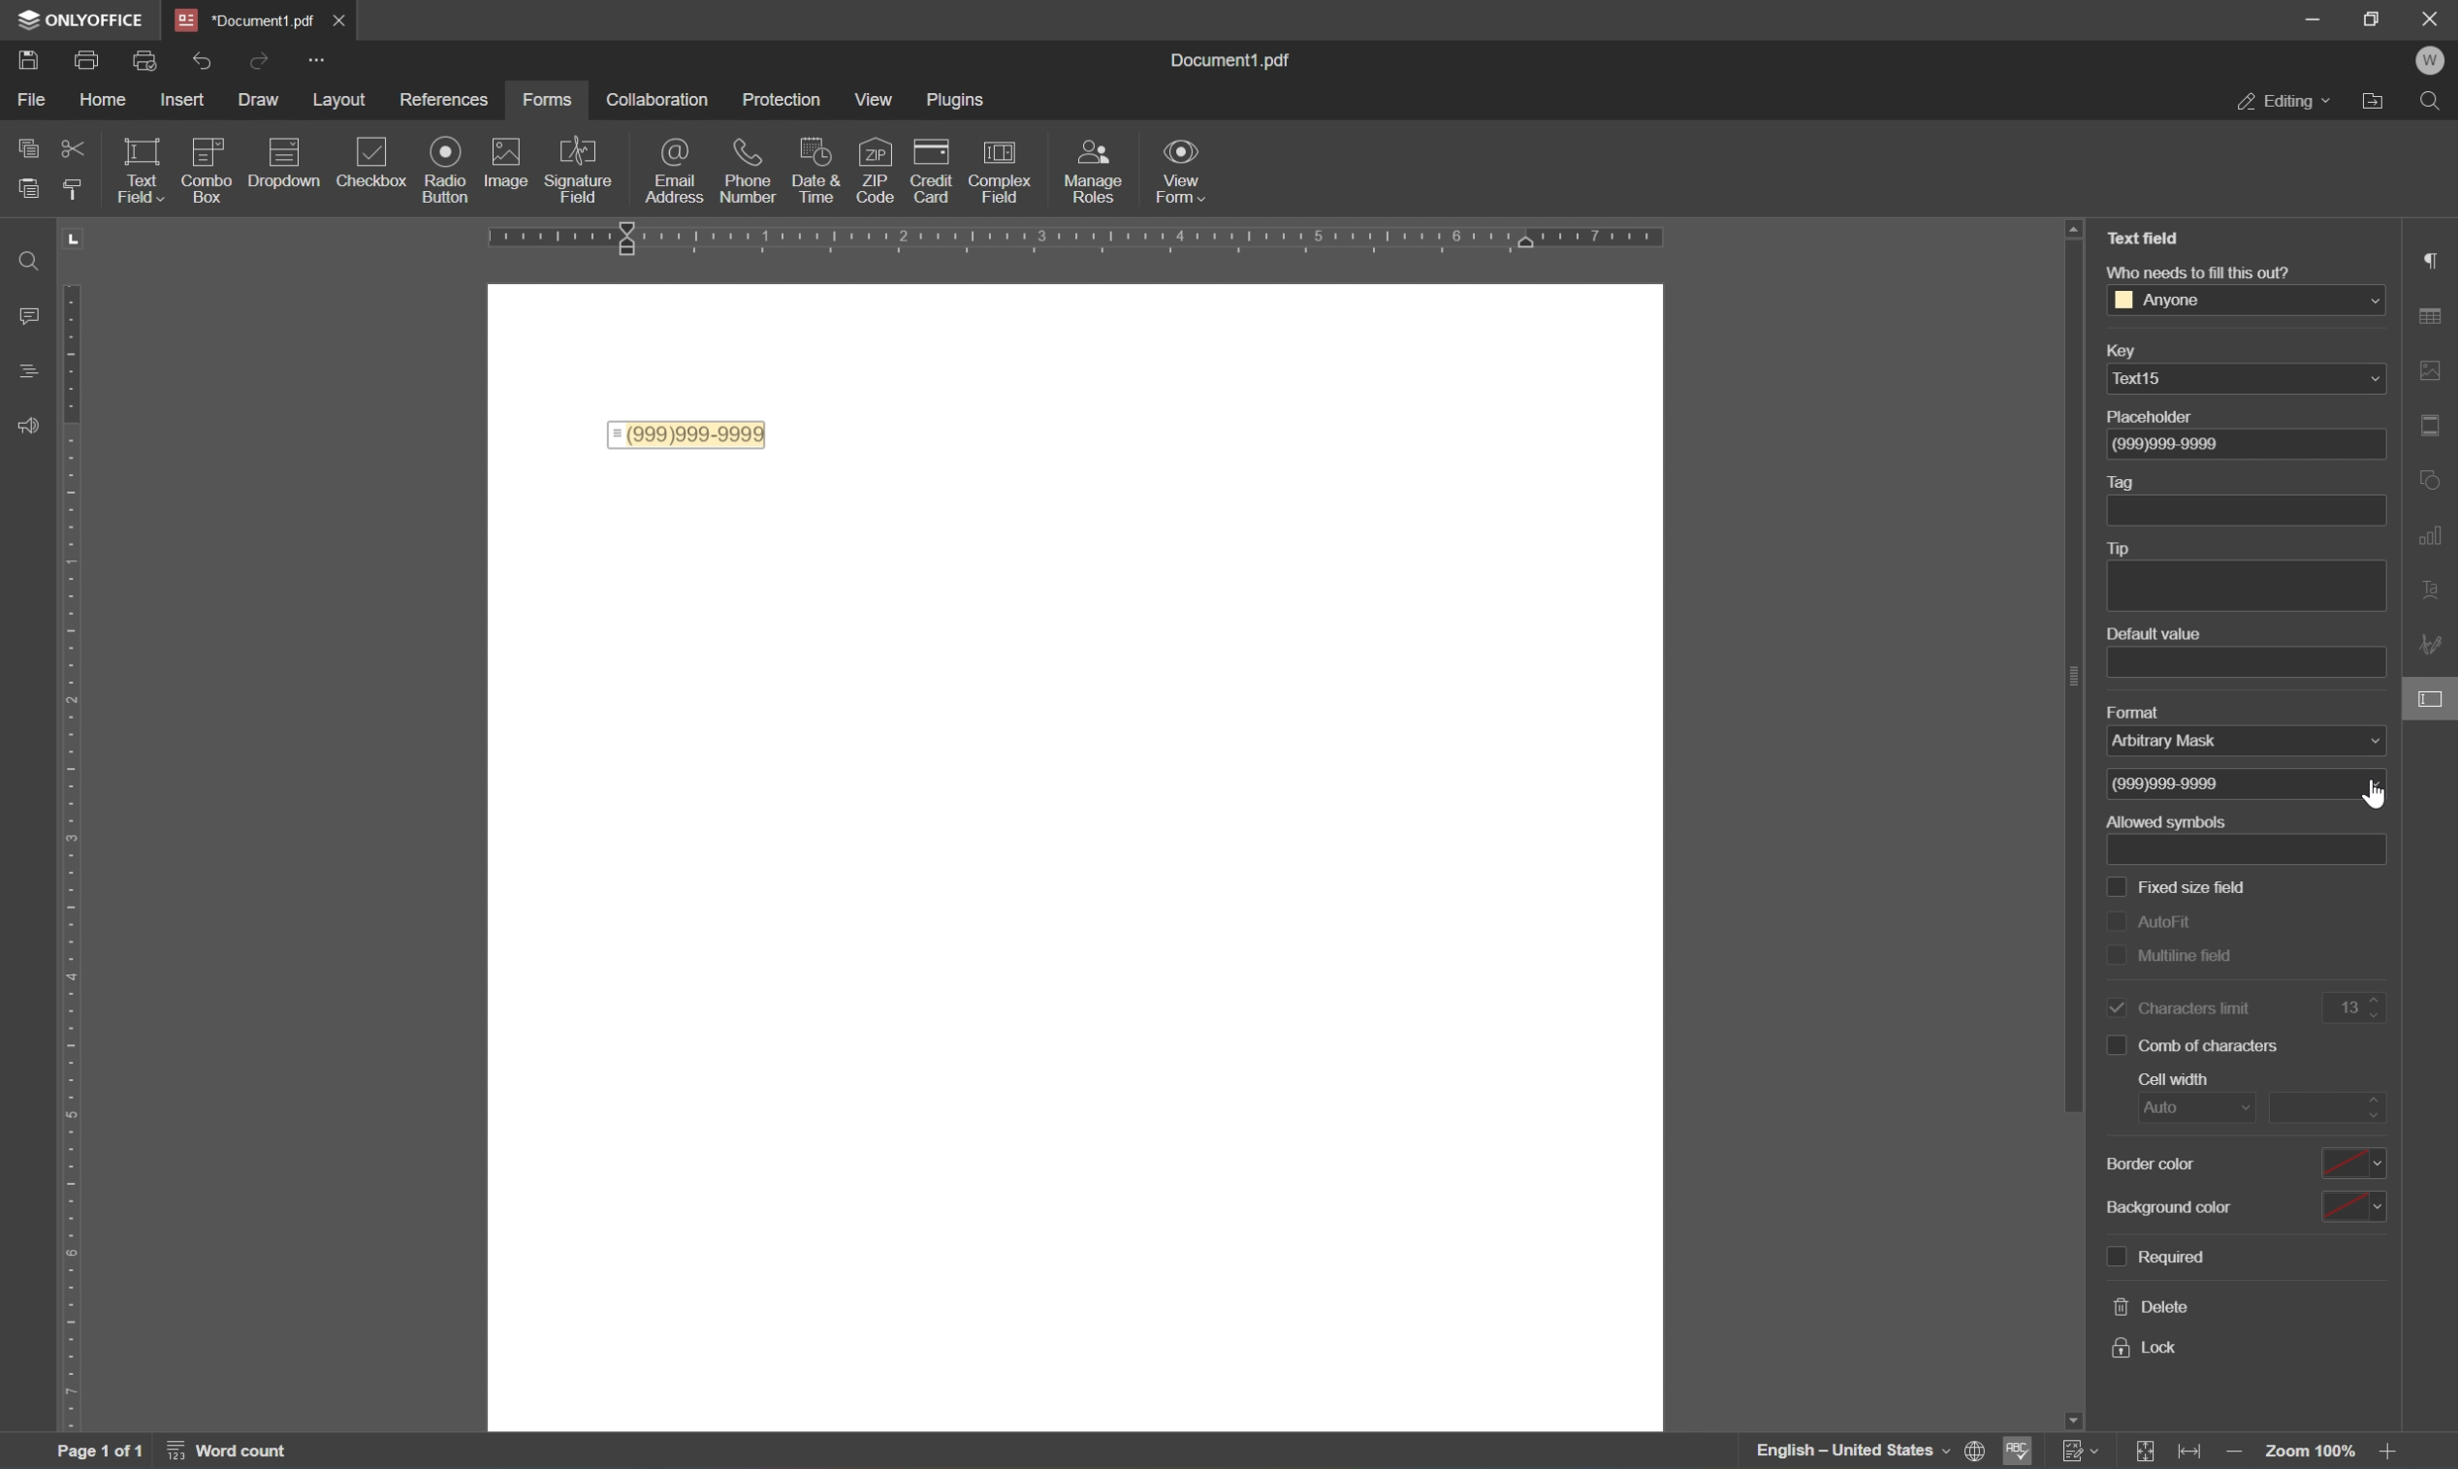 The width and height of the screenshot is (2458, 1469). What do you see at coordinates (2180, 1110) in the screenshot?
I see `auto` at bounding box center [2180, 1110].